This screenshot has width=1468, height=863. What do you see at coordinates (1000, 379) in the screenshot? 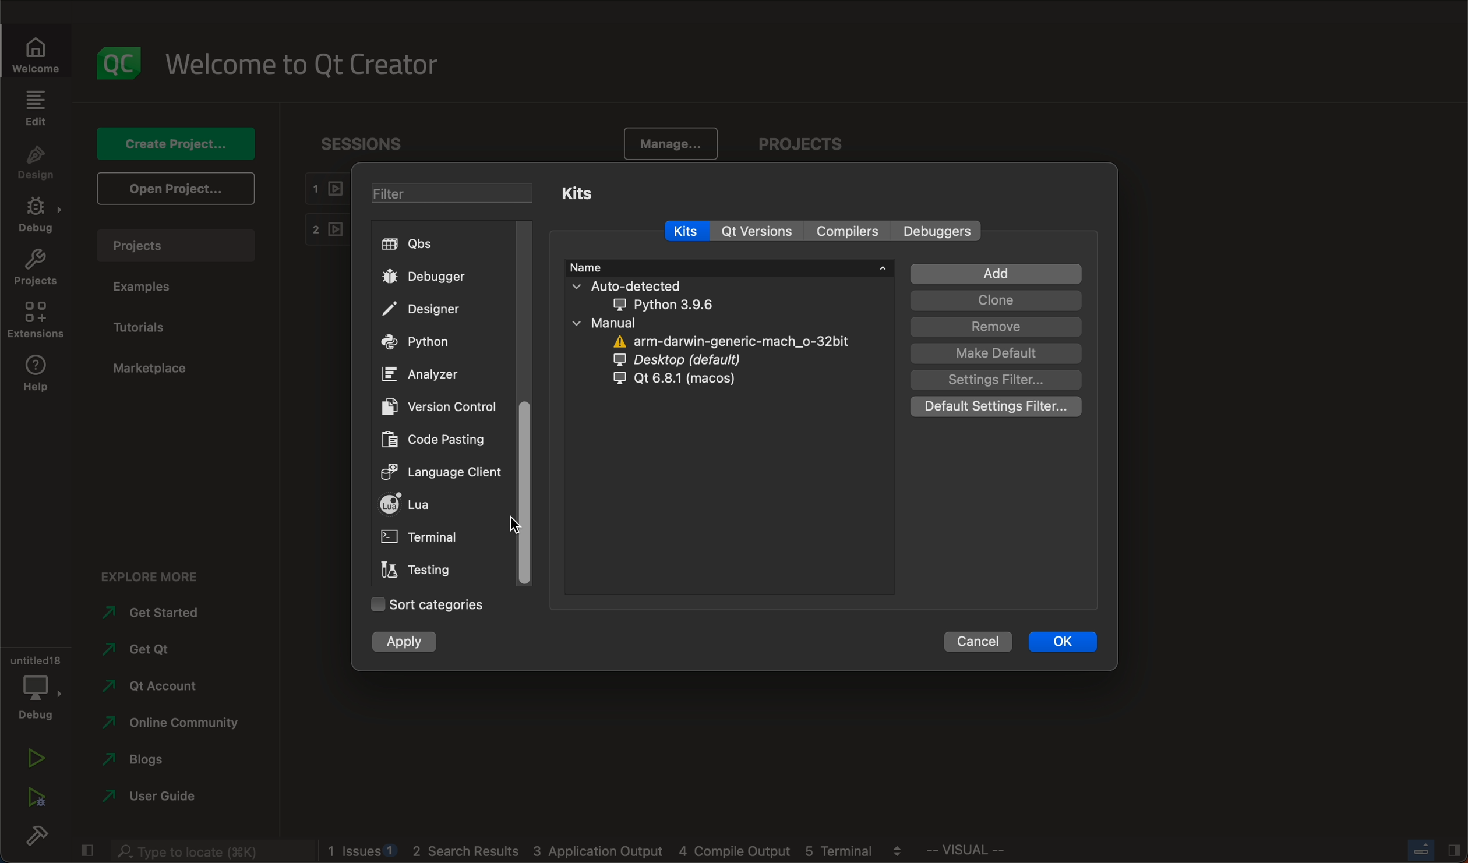
I see `settings` at bounding box center [1000, 379].